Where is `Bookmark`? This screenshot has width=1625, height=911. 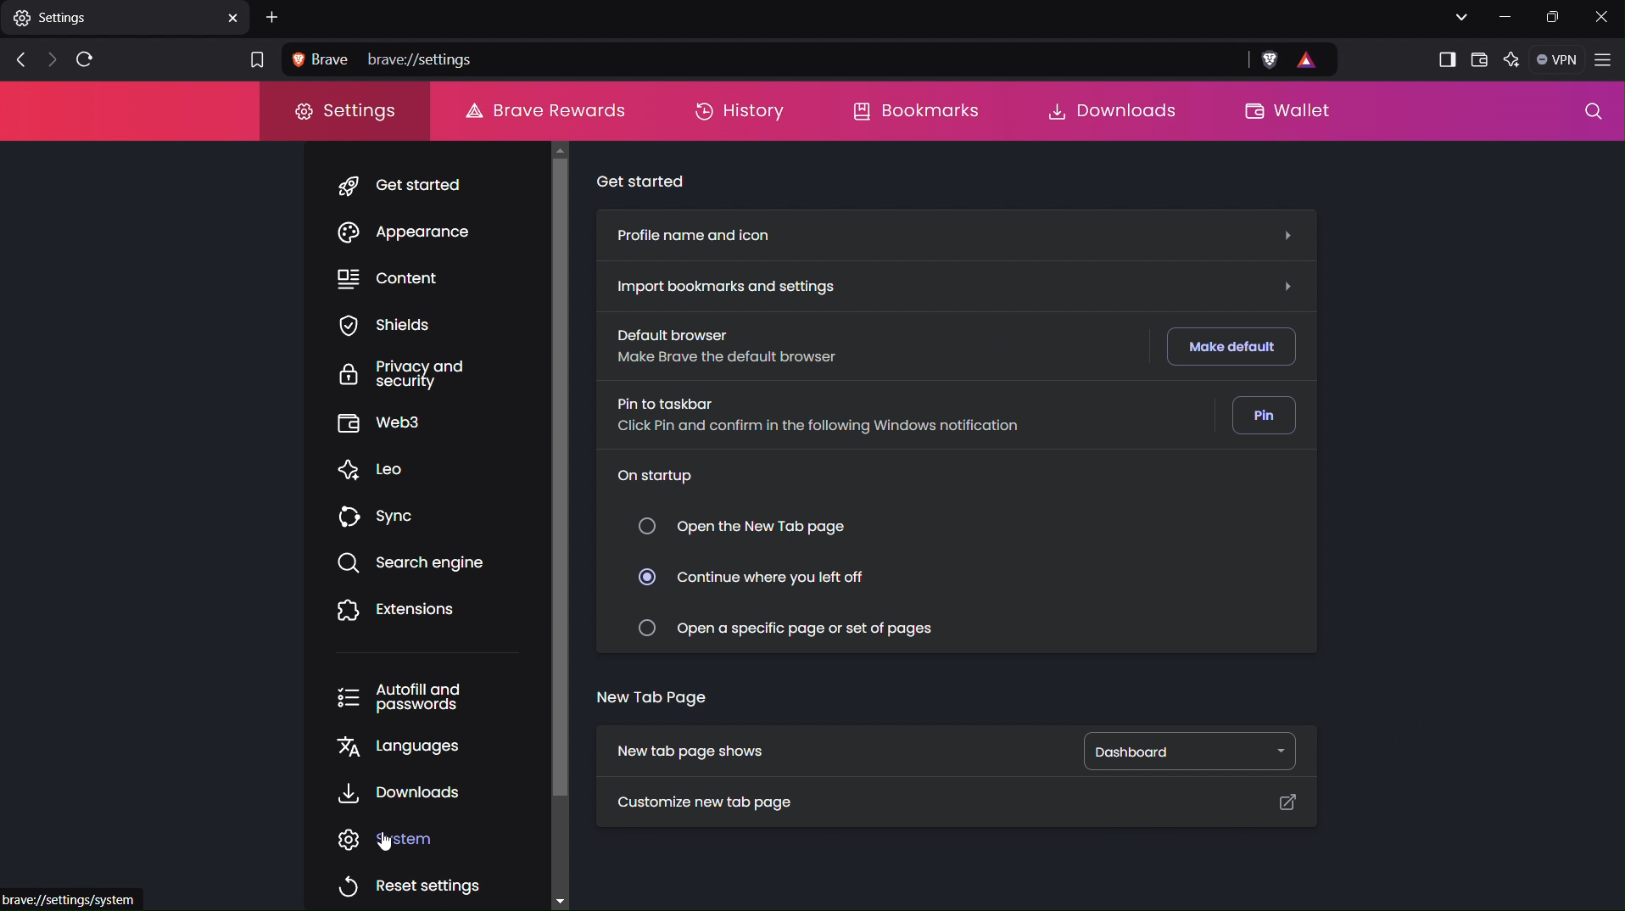 Bookmark is located at coordinates (254, 62).